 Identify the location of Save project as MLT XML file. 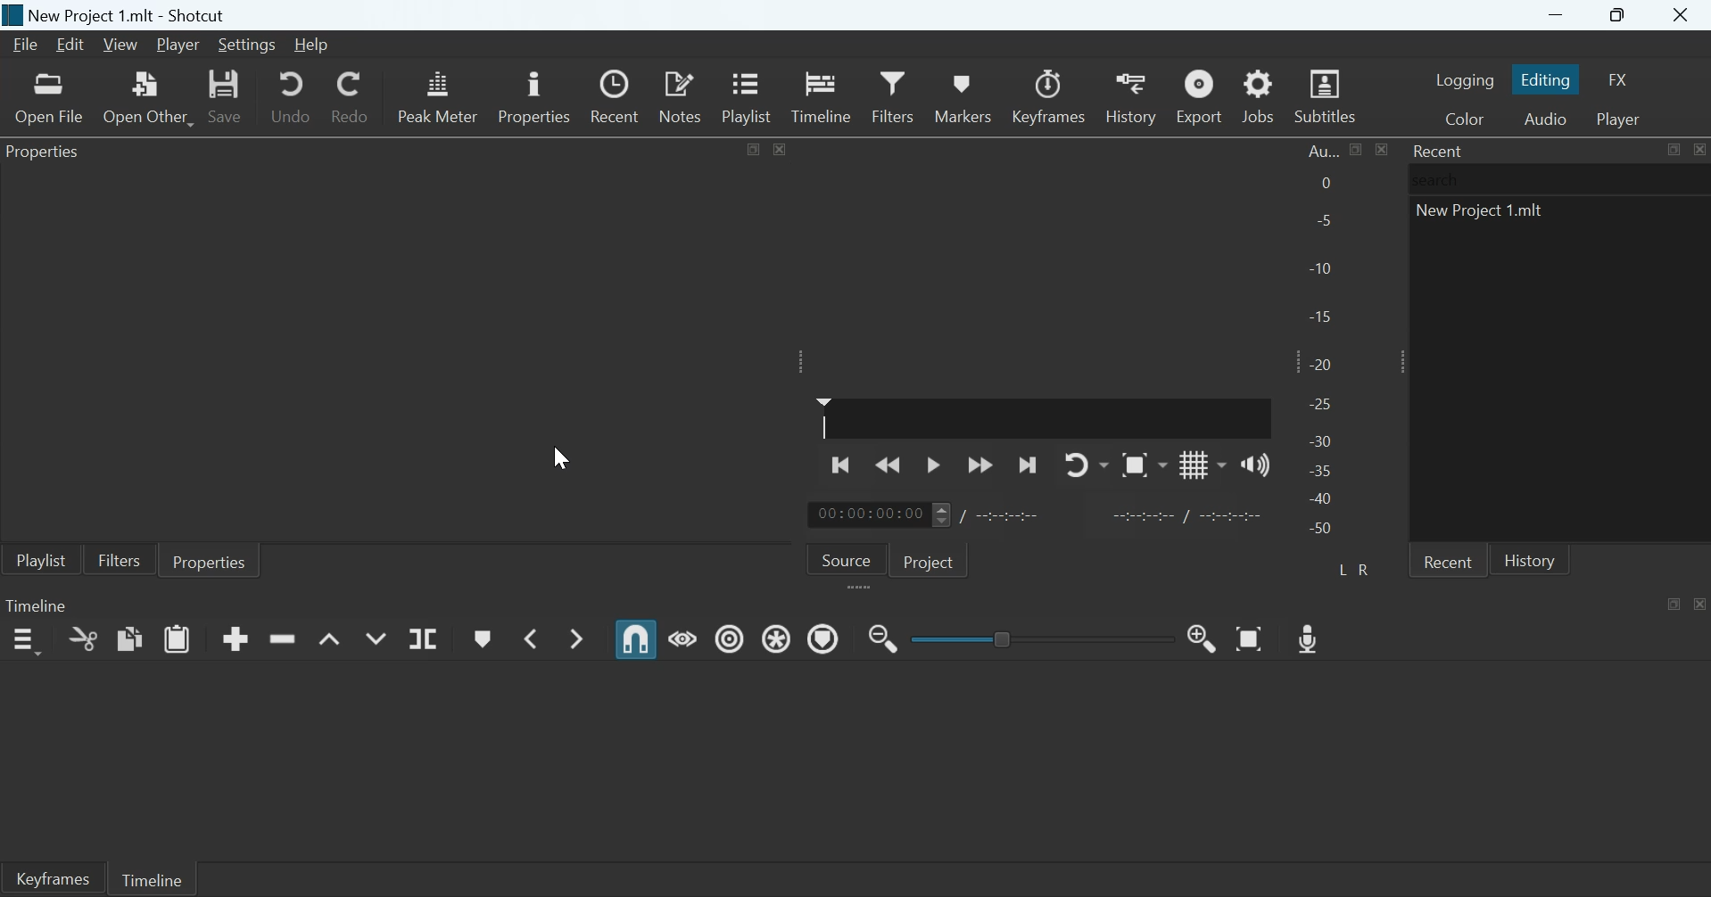
(227, 96).